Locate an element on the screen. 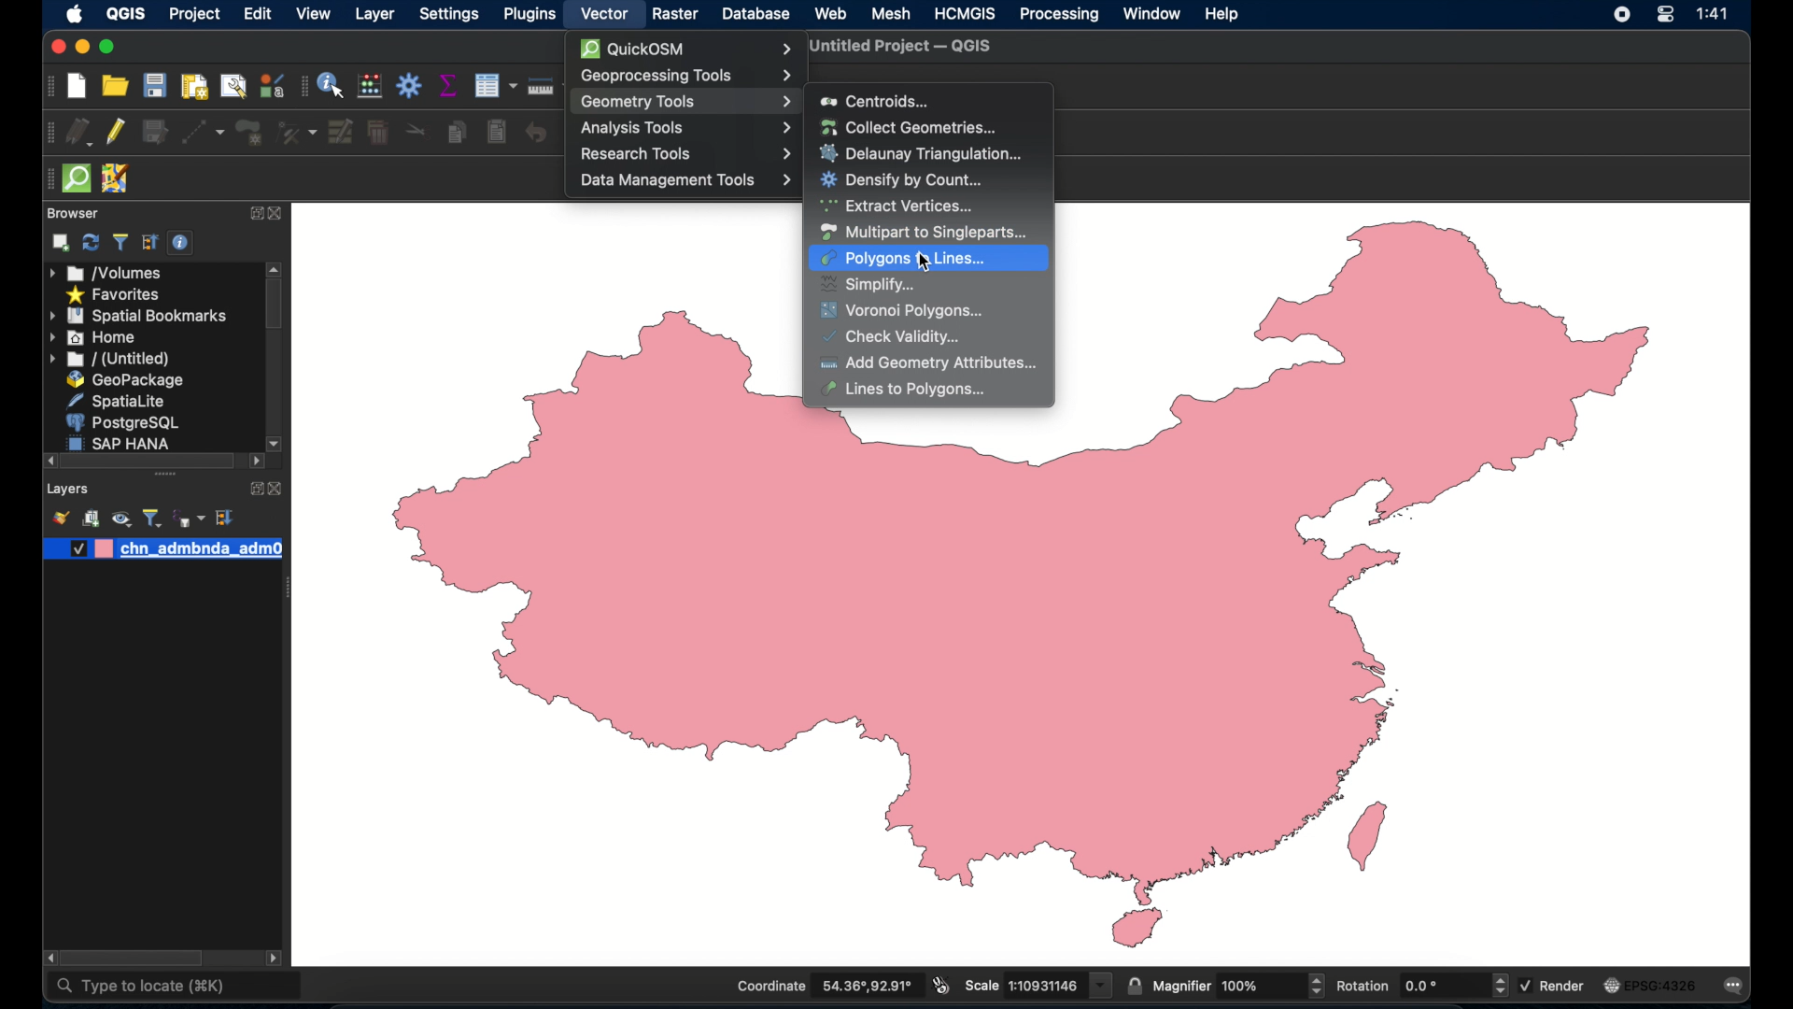 This screenshot has height=1009, width=1793. scroll up arrow is located at coordinates (275, 268).